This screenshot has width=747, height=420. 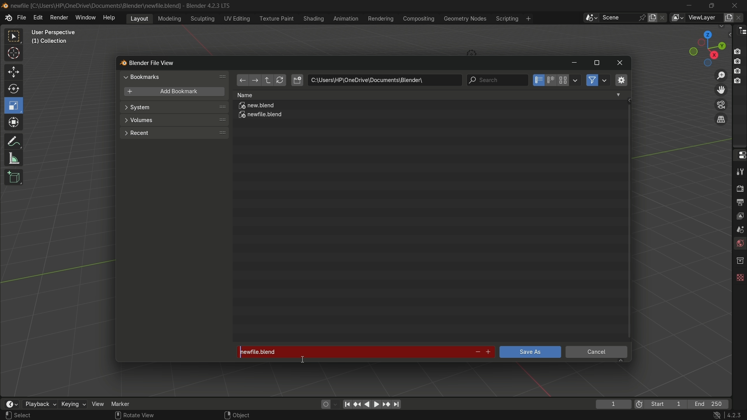 What do you see at coordinates (506, 19) in the screenshot?
I see `scripting menu` at bounding box center [506, 19].